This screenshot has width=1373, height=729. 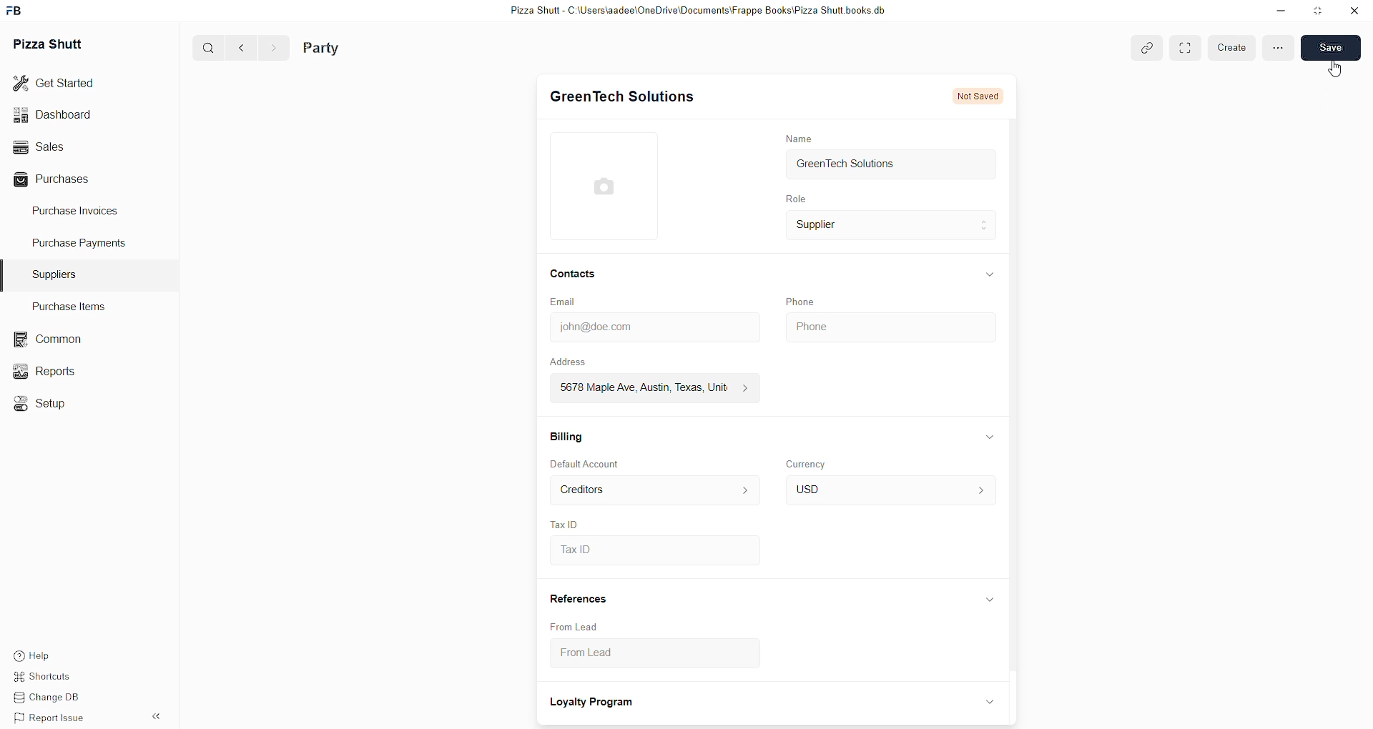 What do you see at coordinates (51, 699) in the screenshot?
I see ` Change DB` at bounding box center [51, 699].